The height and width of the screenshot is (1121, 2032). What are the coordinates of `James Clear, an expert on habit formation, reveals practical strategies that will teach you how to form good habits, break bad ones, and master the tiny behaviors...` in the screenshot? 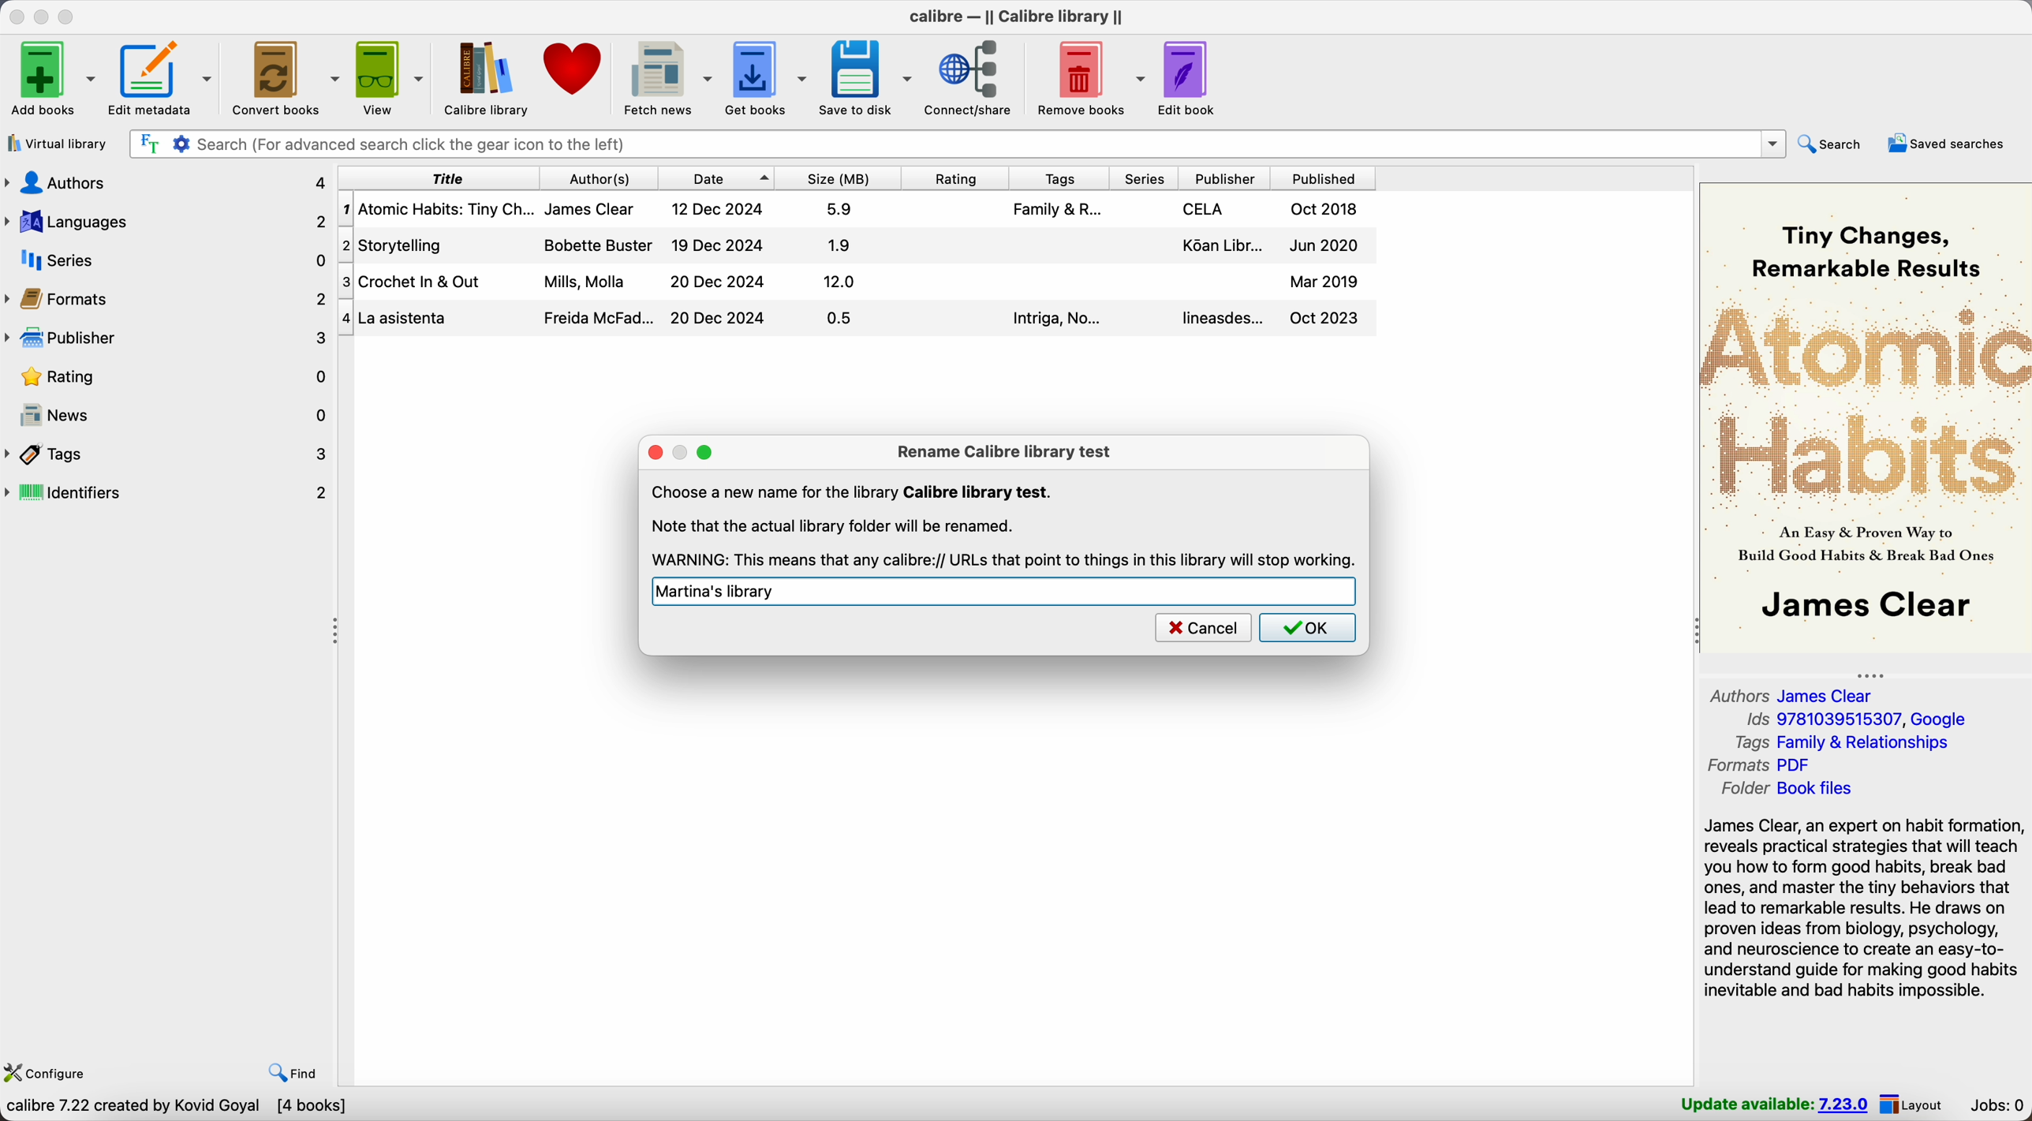 It's located at (1866, 909).